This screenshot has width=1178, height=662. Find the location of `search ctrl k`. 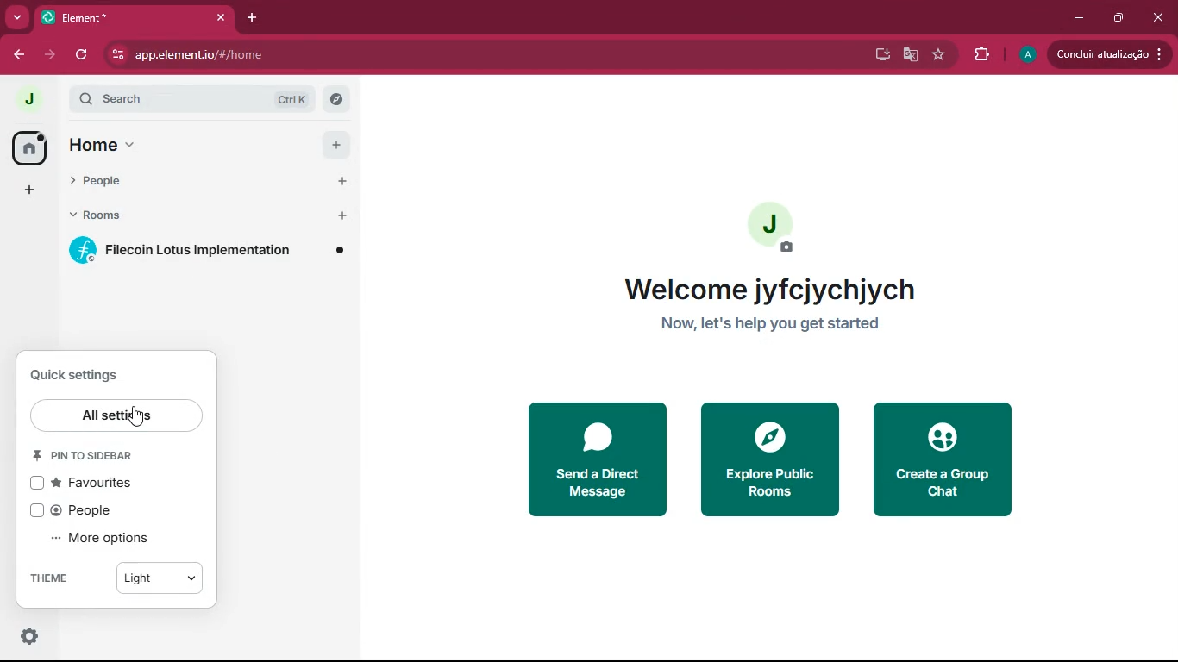

search ctrl k is located at coordinates (197, 98).